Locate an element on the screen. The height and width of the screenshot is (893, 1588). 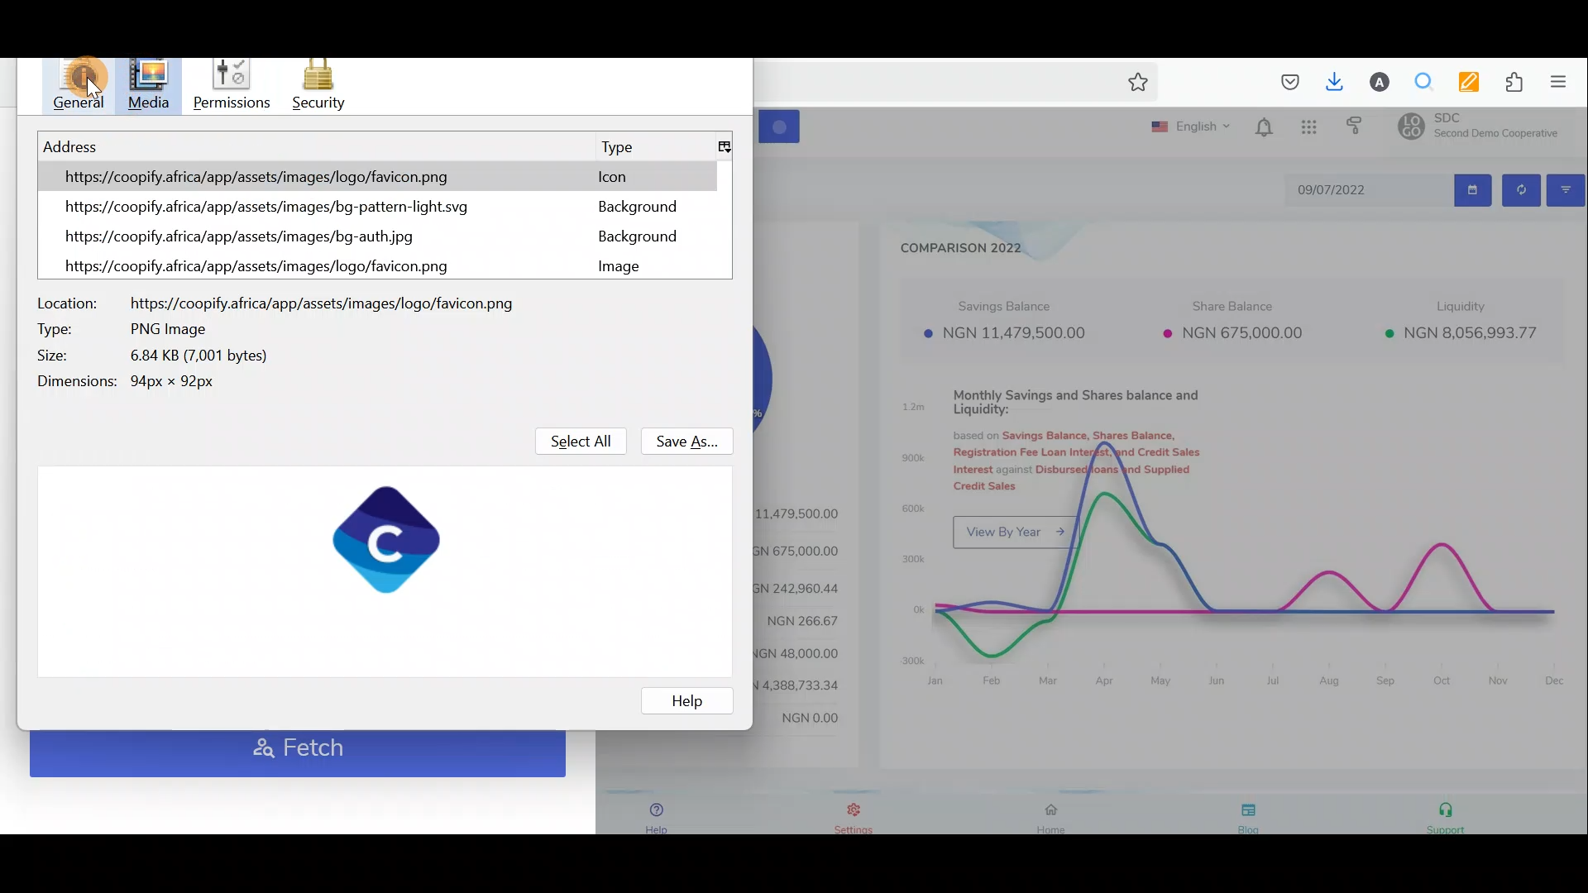
Multiple search & highlight is located at coordinates (1418, 83).